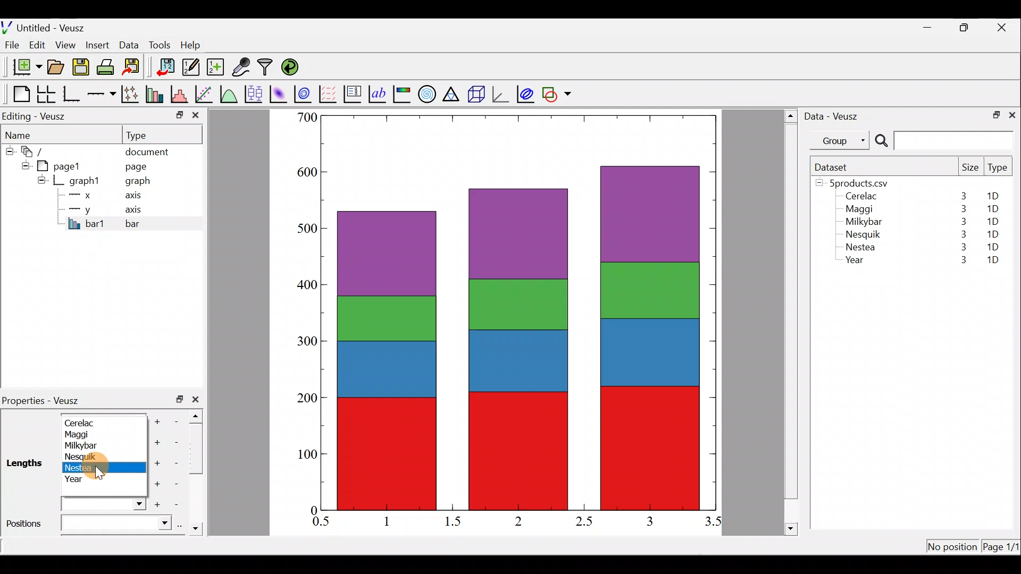 Image resolution: width=1021 pixels, height=574 pixels. What do you see at coordinates (999, 170) in the screenshot?
I see `Type` at bounding box center [999, 170].